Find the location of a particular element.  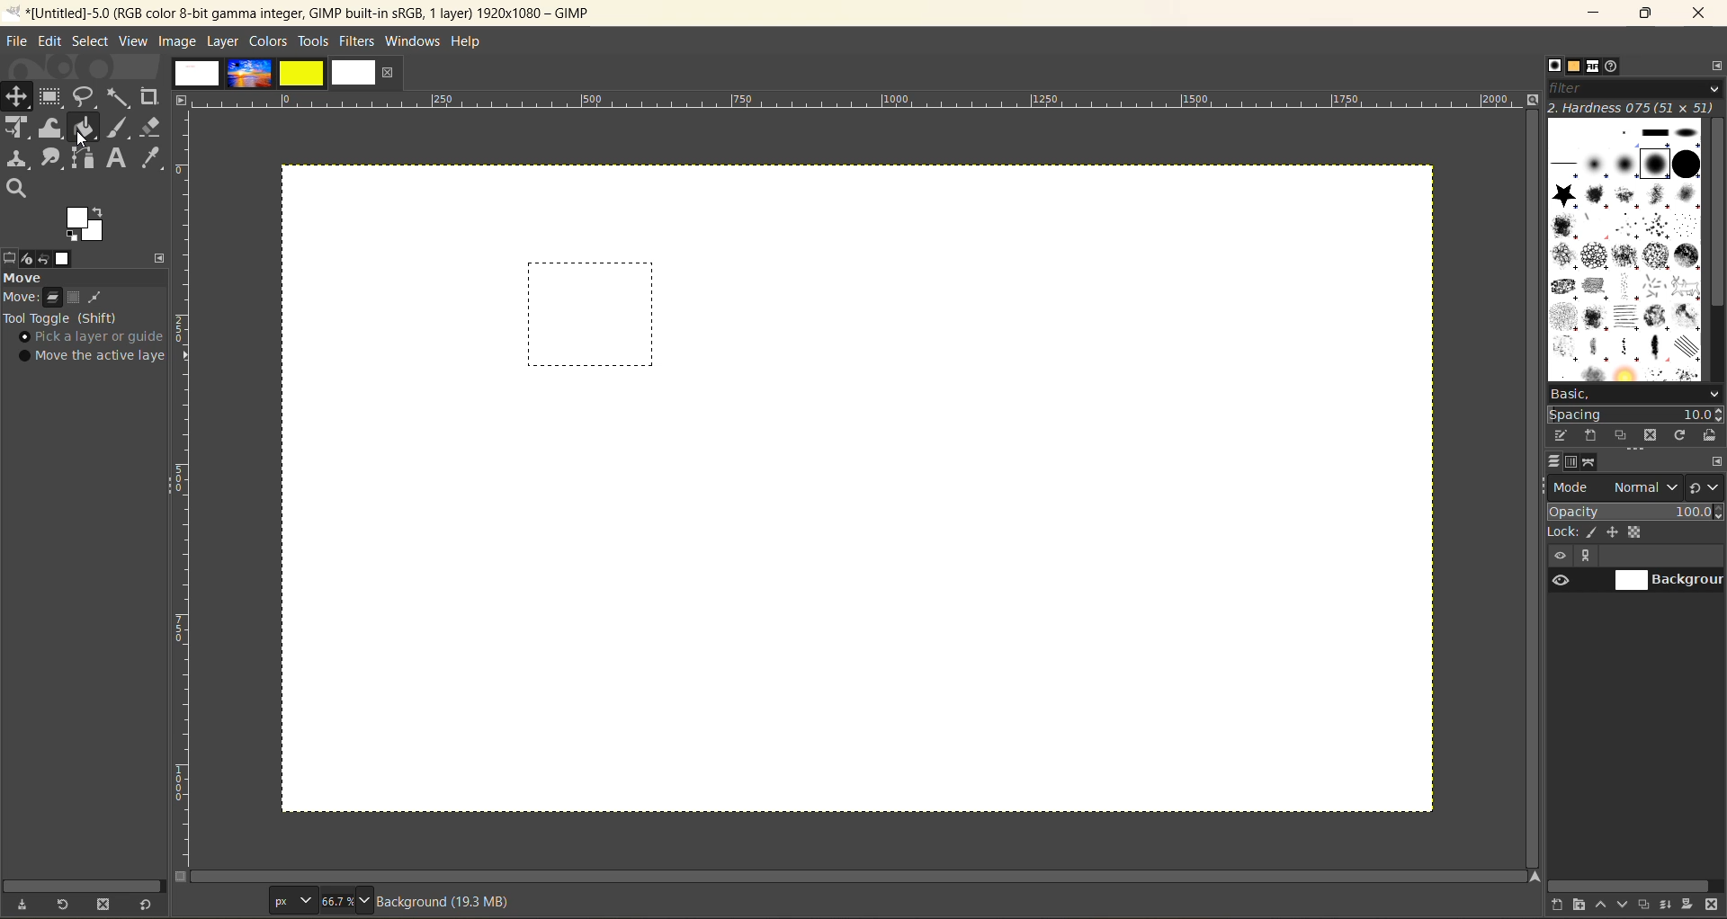

cursor is located at coordinates (83, 140).